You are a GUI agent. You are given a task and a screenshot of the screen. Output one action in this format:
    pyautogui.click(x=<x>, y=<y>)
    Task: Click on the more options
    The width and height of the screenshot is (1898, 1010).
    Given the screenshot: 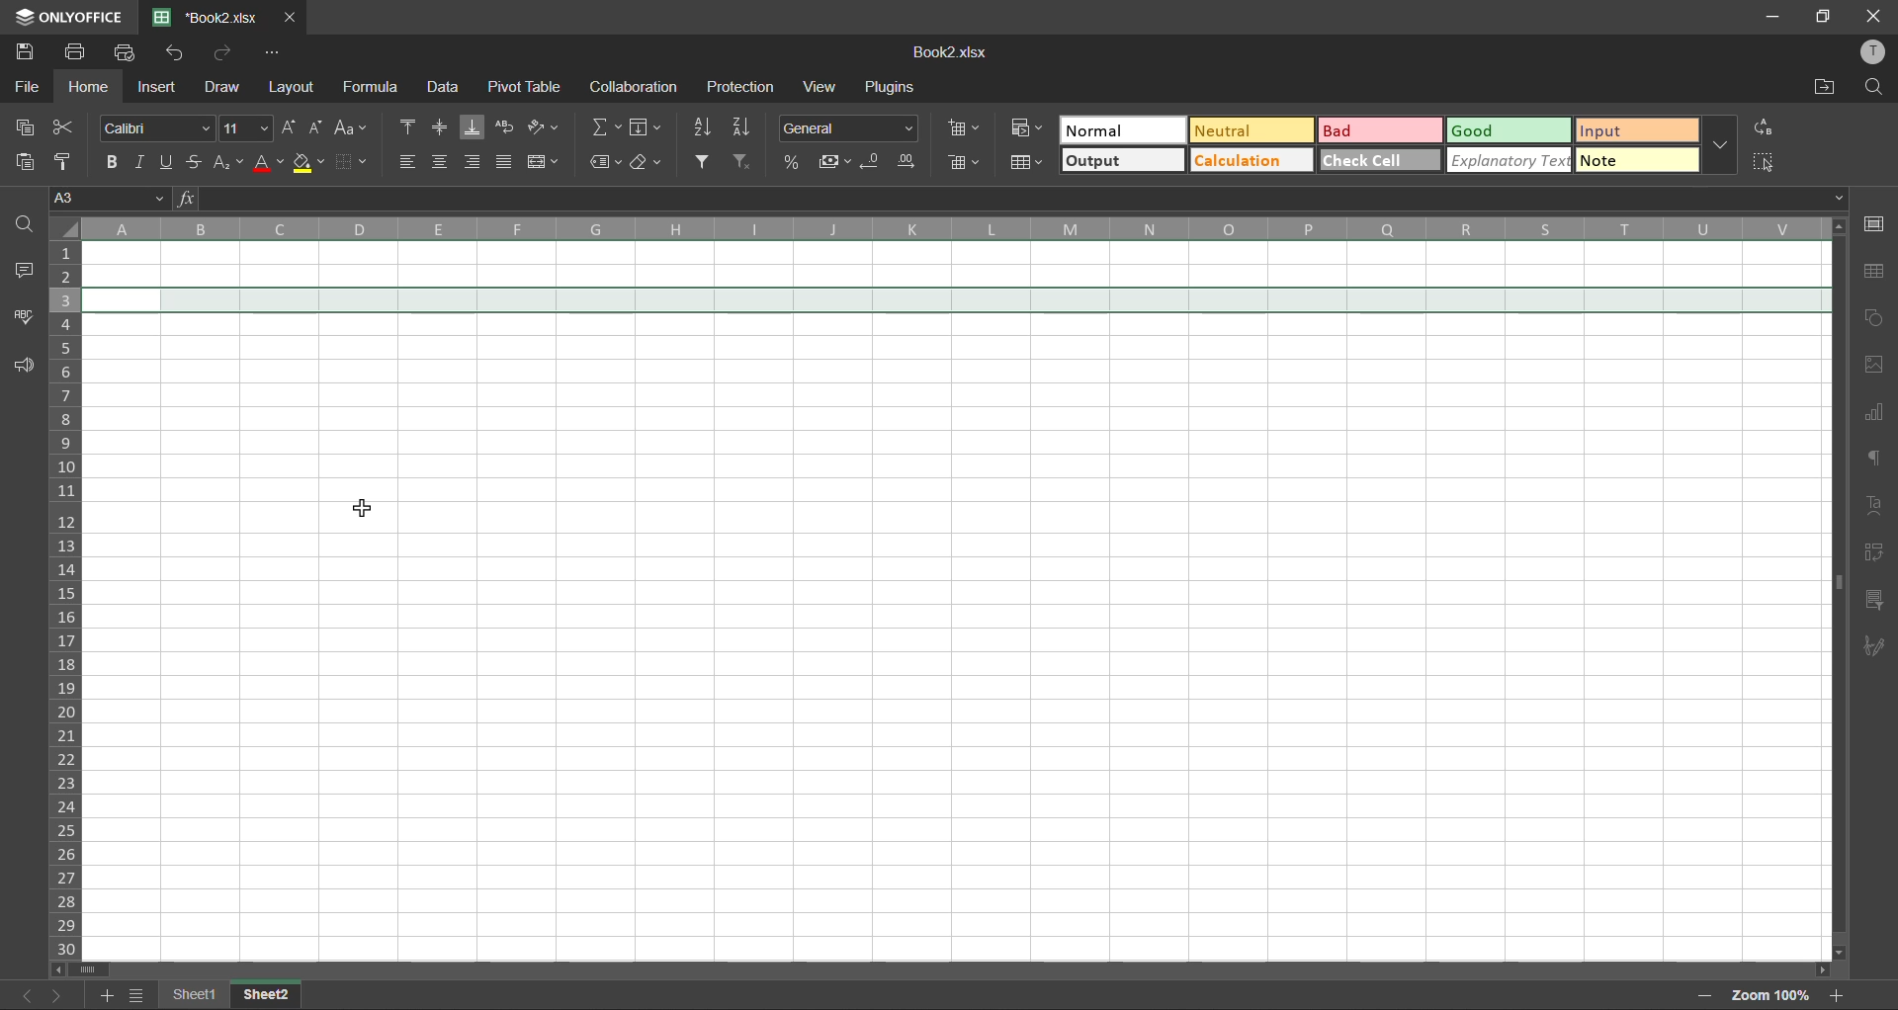 What is the action you would take?
    pyautogui.click(x=1716, y=143)
    